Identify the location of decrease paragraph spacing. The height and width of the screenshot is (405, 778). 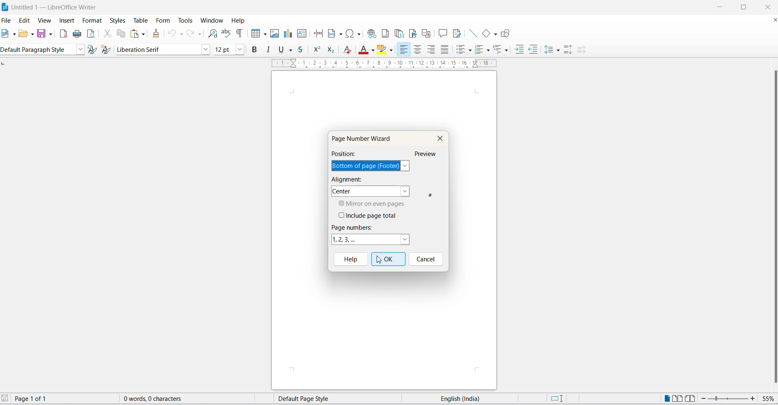
(581, 50).